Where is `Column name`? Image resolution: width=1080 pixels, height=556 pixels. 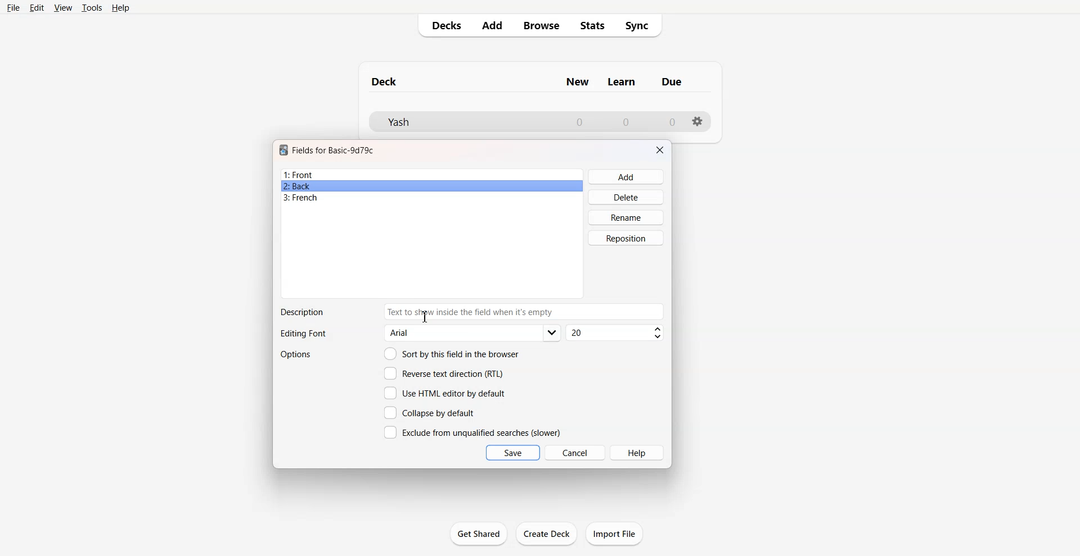 Column name is located at coordinates (622, 82).